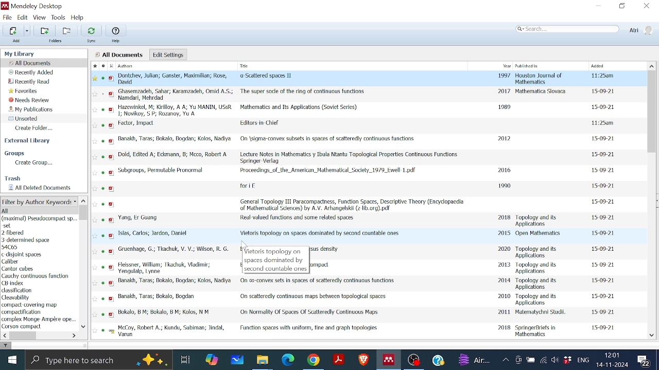 The width and height of the screenshot is (659, 370). Describe the element at coordinates (350, 157) in the screenshot. I see `Title` at that location.